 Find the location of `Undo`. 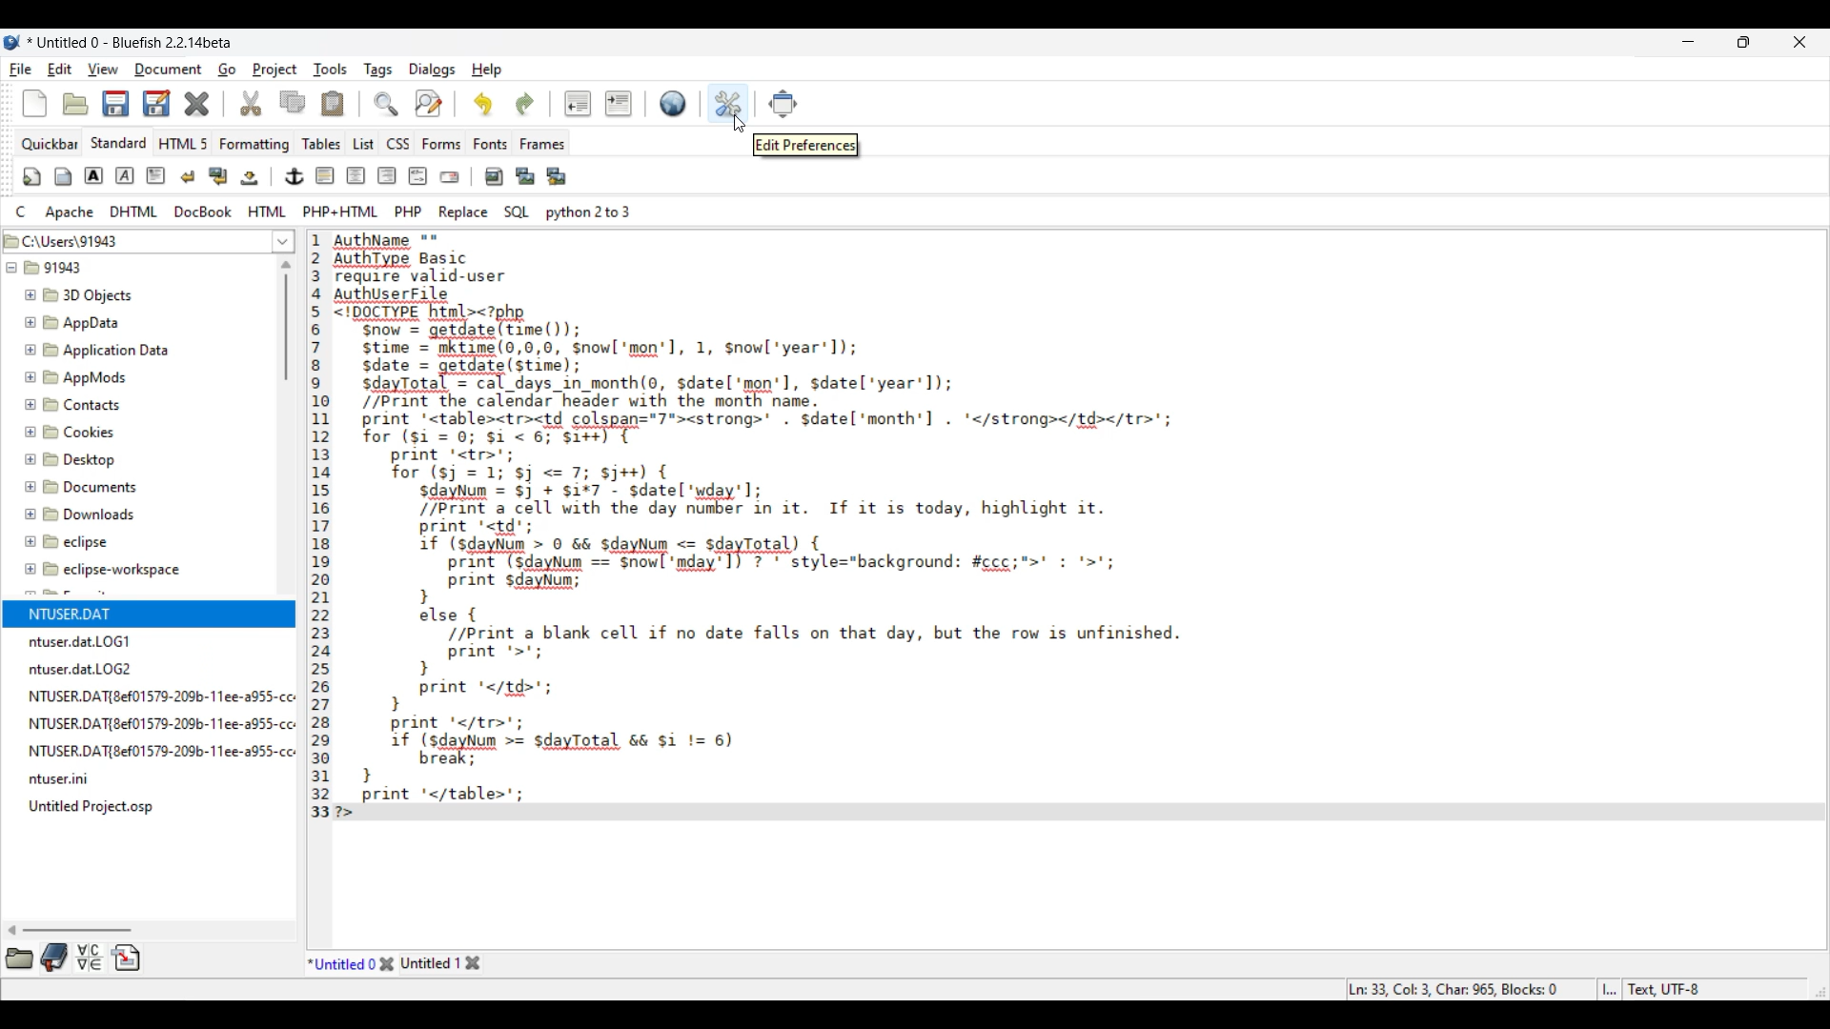

Undo is located at coordinates (483, 104).